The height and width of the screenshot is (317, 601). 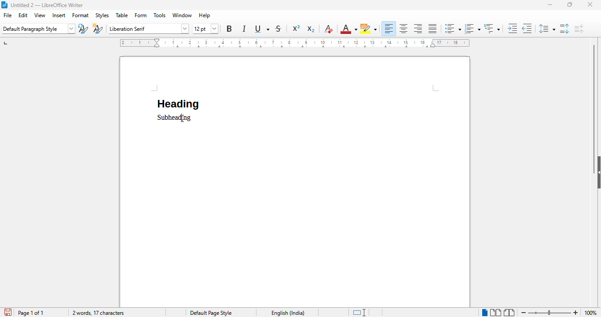 What do you see at coordinates (279, 29) in the screenshot?
I see `strikethrough` at bounding box center [279, 29].